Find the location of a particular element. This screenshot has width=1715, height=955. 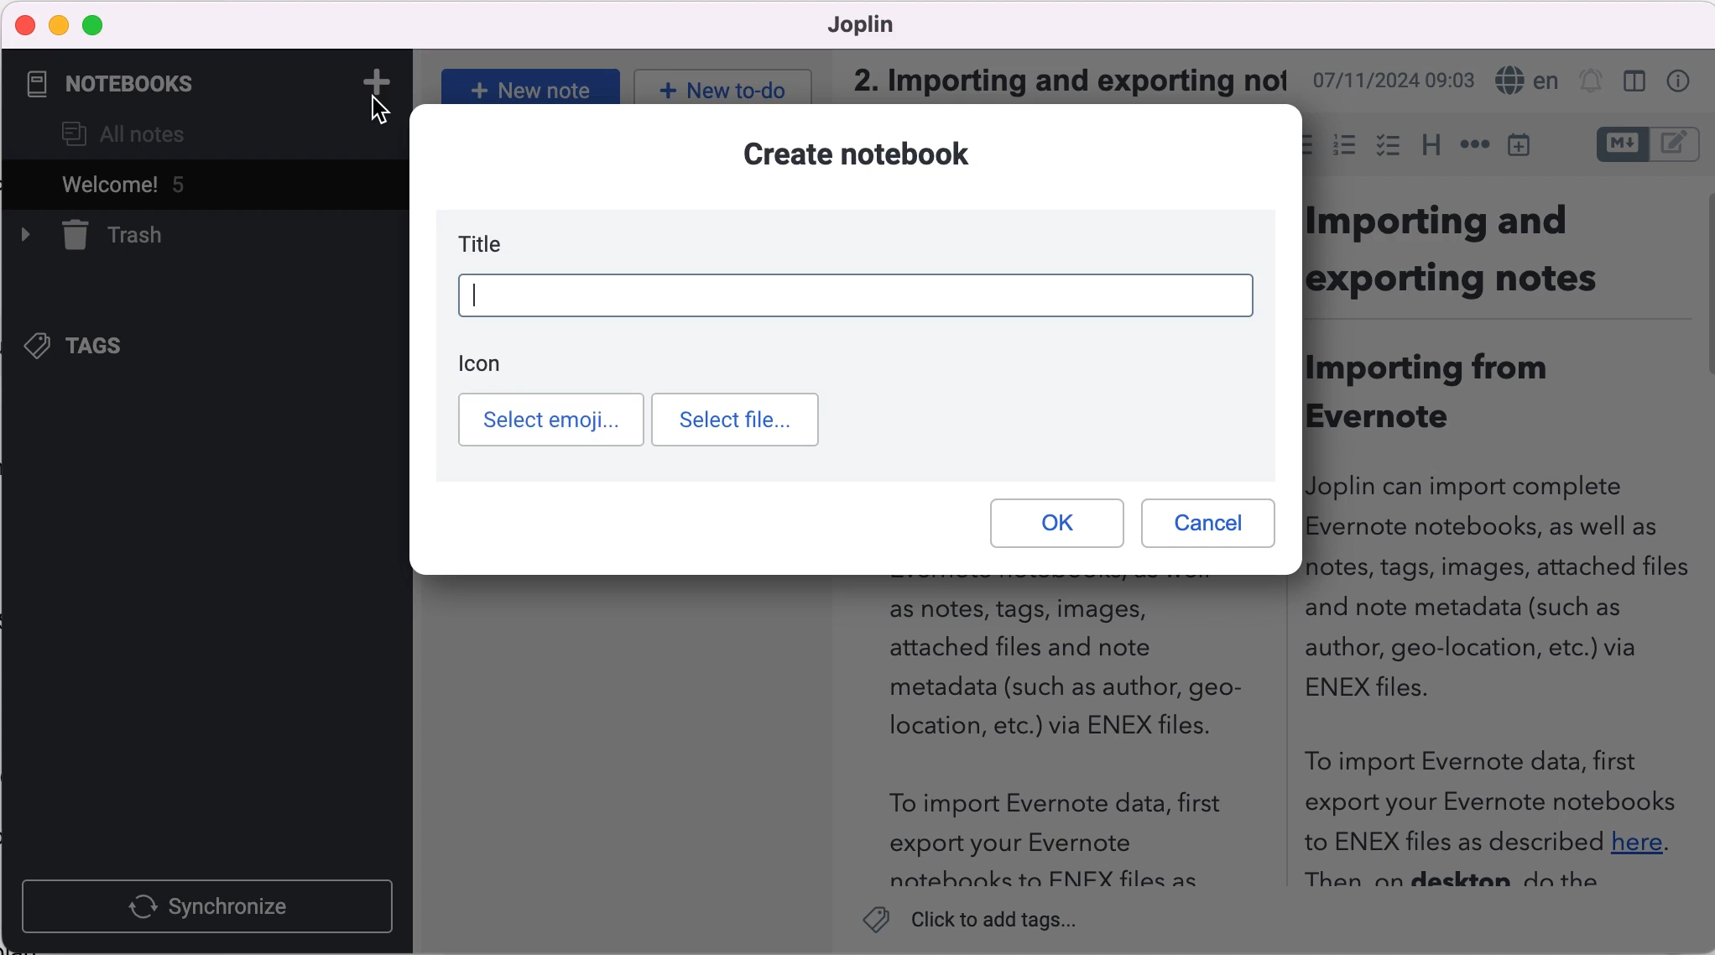

Importing andexporting notesImporting fromEvernoteJoplin can import completeEvernote notebooks, as well asnotes, tags, images, attached filesand note metadata (such asauthor, geo-location, etc.) viaENEX files.To import Evernote data, firstexport your Evernote notebooksto ENEX files as described here. is located at coordinates (1500, 549).